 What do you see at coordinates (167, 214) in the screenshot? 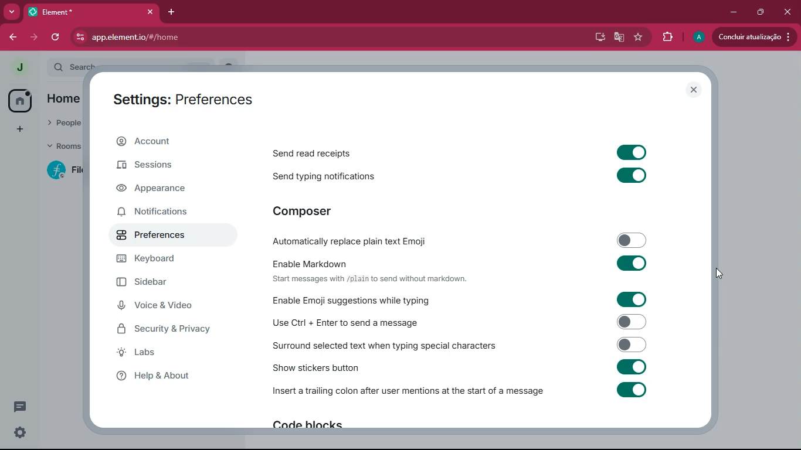
I see `notifications` at bounding box center [167, 214].